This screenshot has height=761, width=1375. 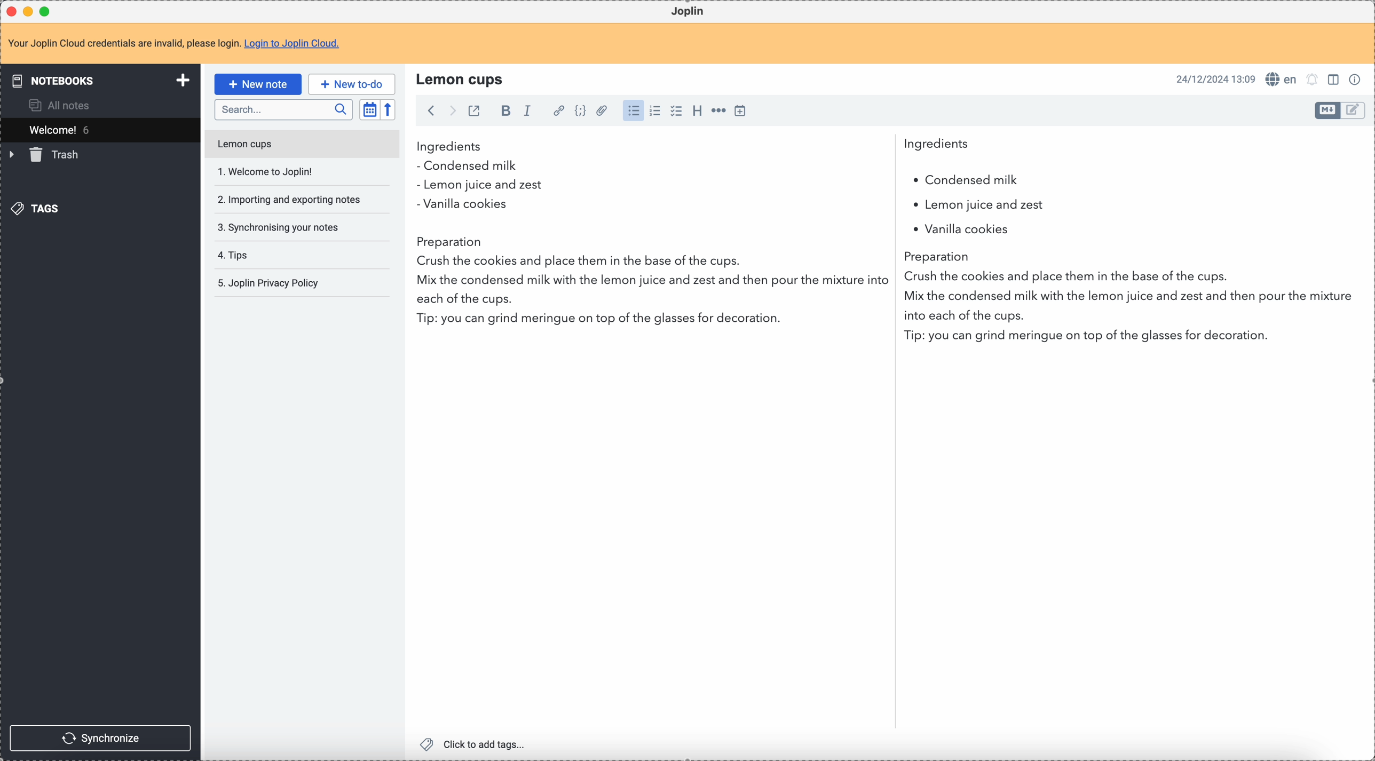 What do you see at coordinates (431, 110) in the screenshot?
I see `back` at bounding box center [431, 110].